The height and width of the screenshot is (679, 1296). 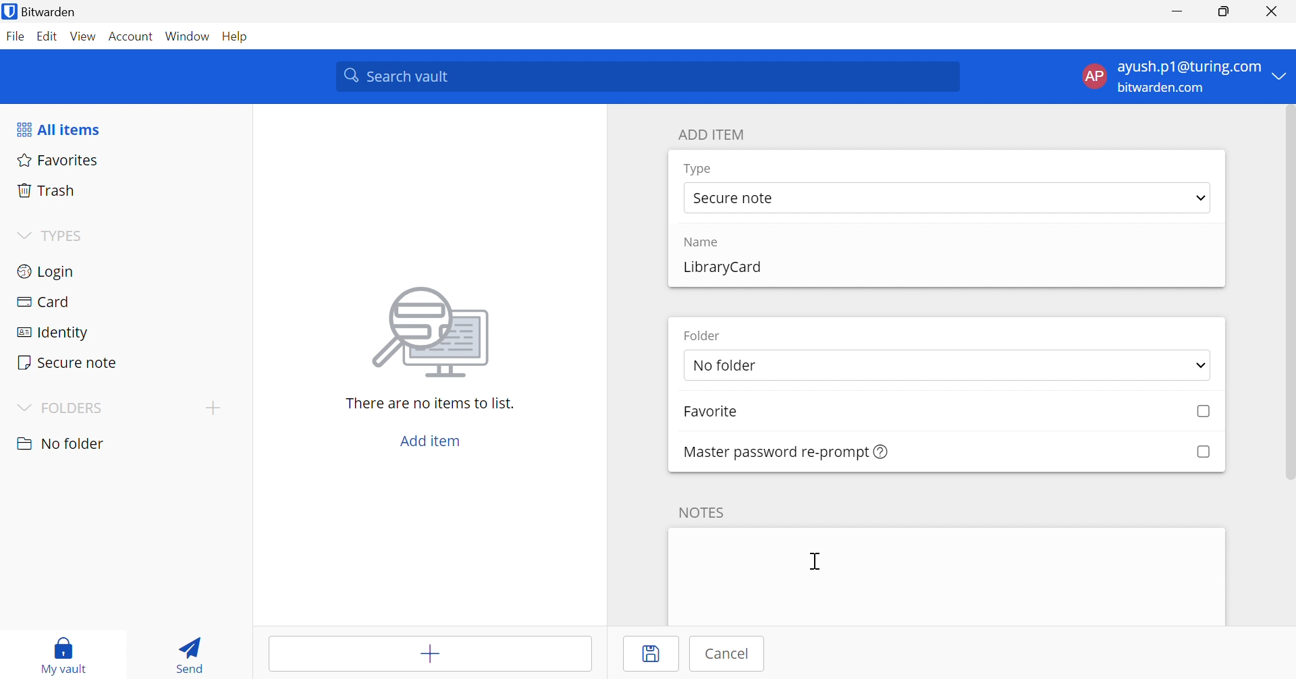 What do you see at coordinates (1288, 295) in the screenshot?
I see `Scroll Bar` at bounding box center [1288, 295].